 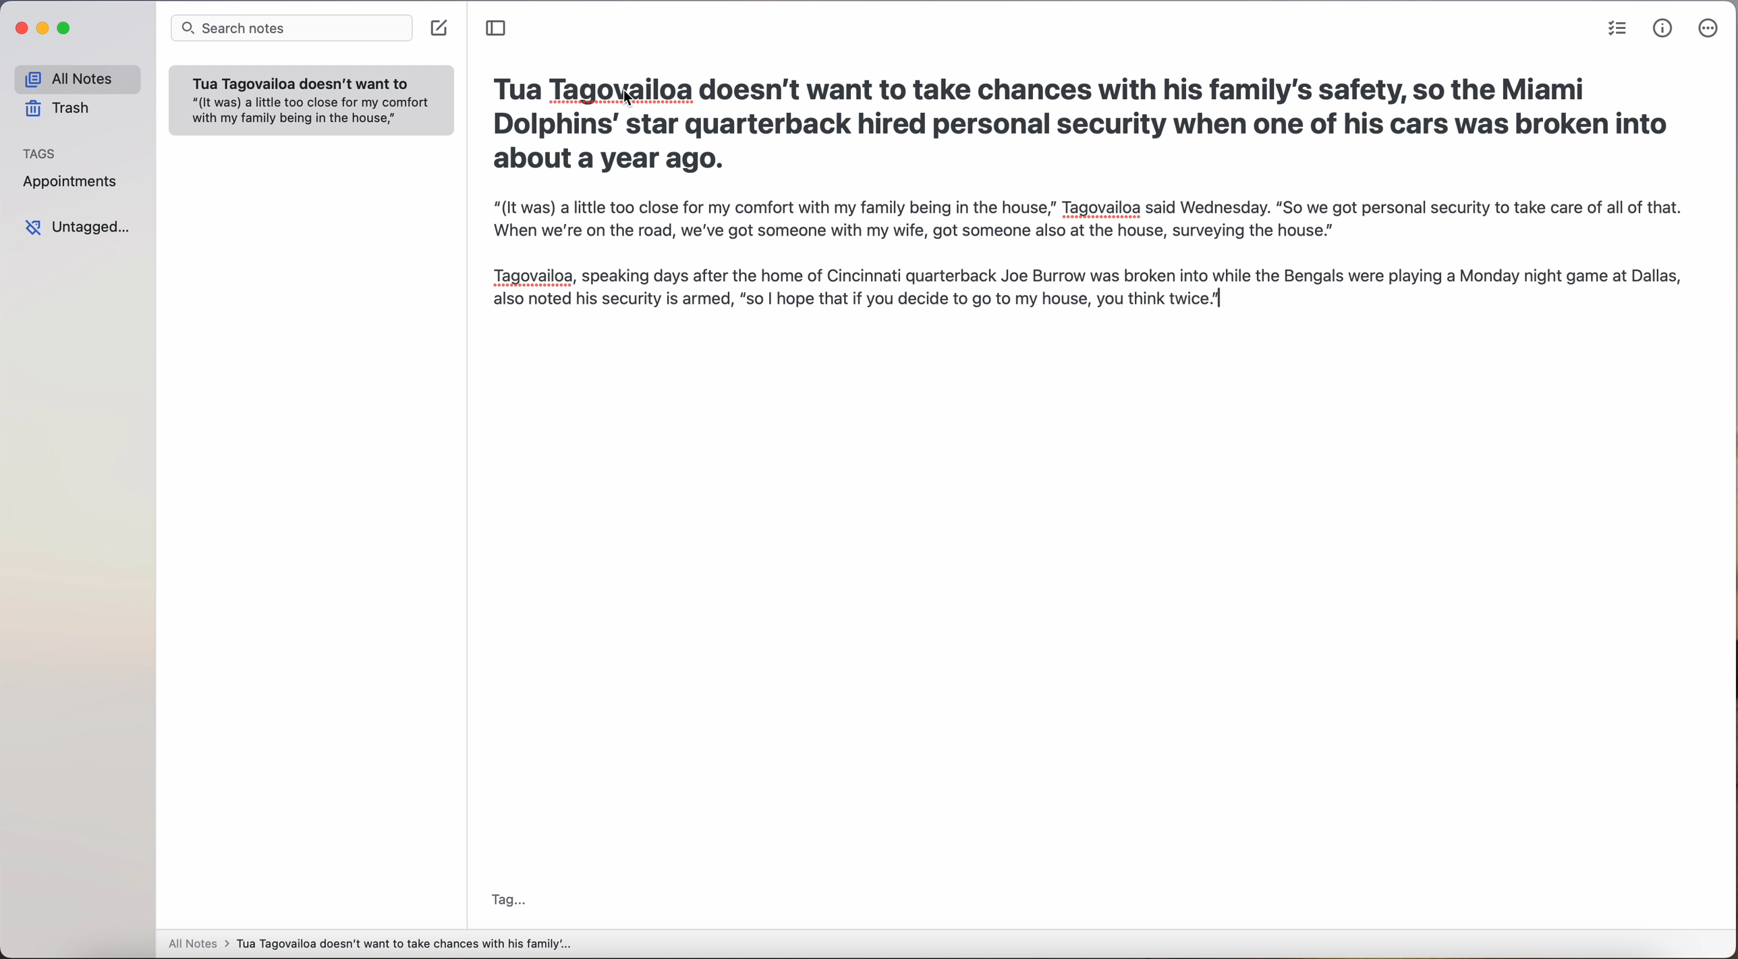 I want to click on appointments, so click(x=75, y=184).